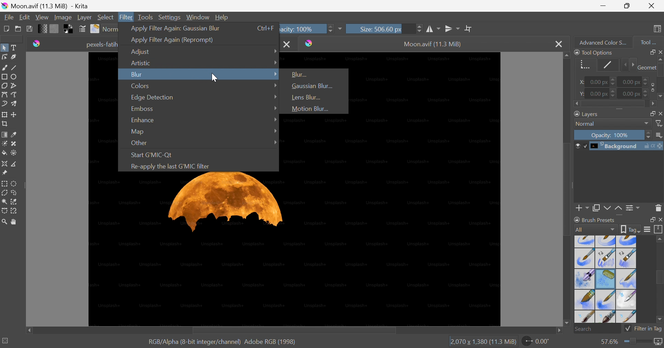  What do you see at coordinates (636, 81) in the screenshot?
I see `0.00 px` at bounding box center [636, 81].